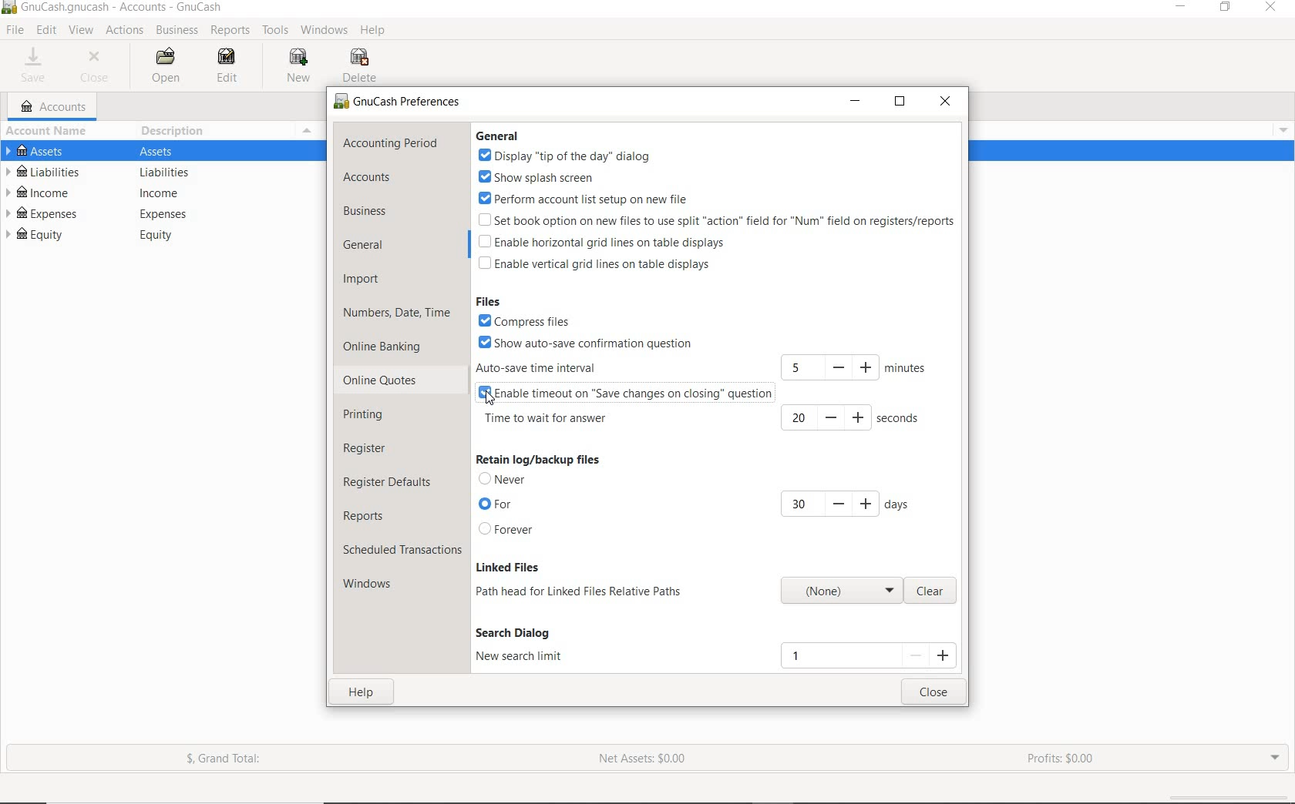 This screenshot has width=1295, height=804. What do you see at coordinates (13, 30) in the screenshot?
I see `FILE` at bounding box center [13, 30].